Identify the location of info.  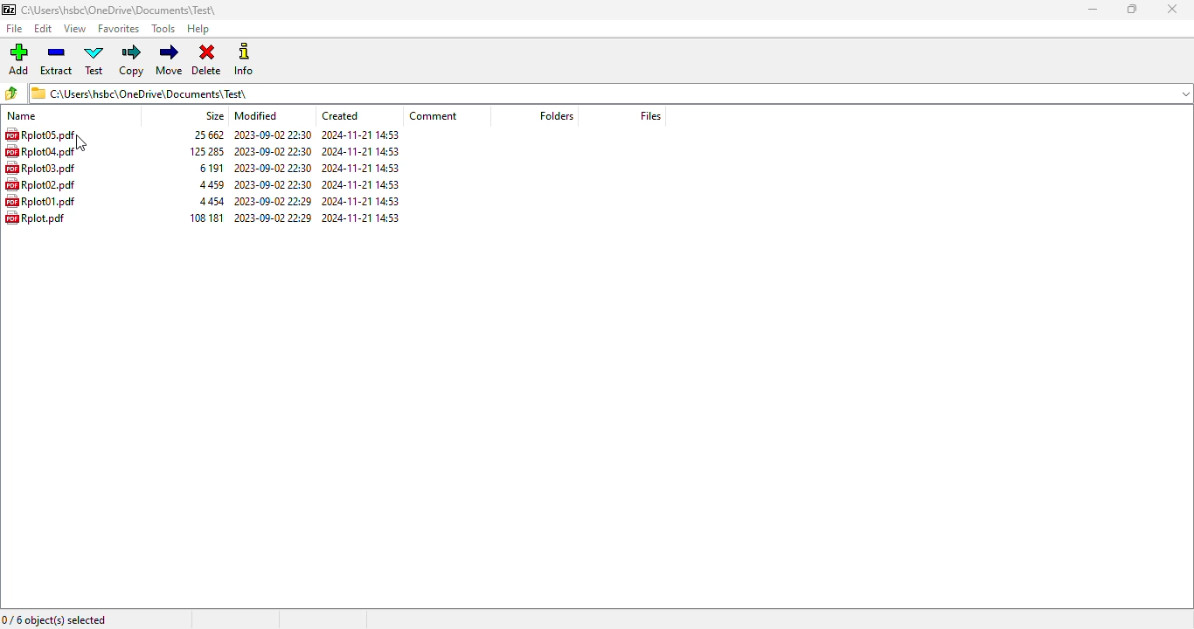
(246, 59).